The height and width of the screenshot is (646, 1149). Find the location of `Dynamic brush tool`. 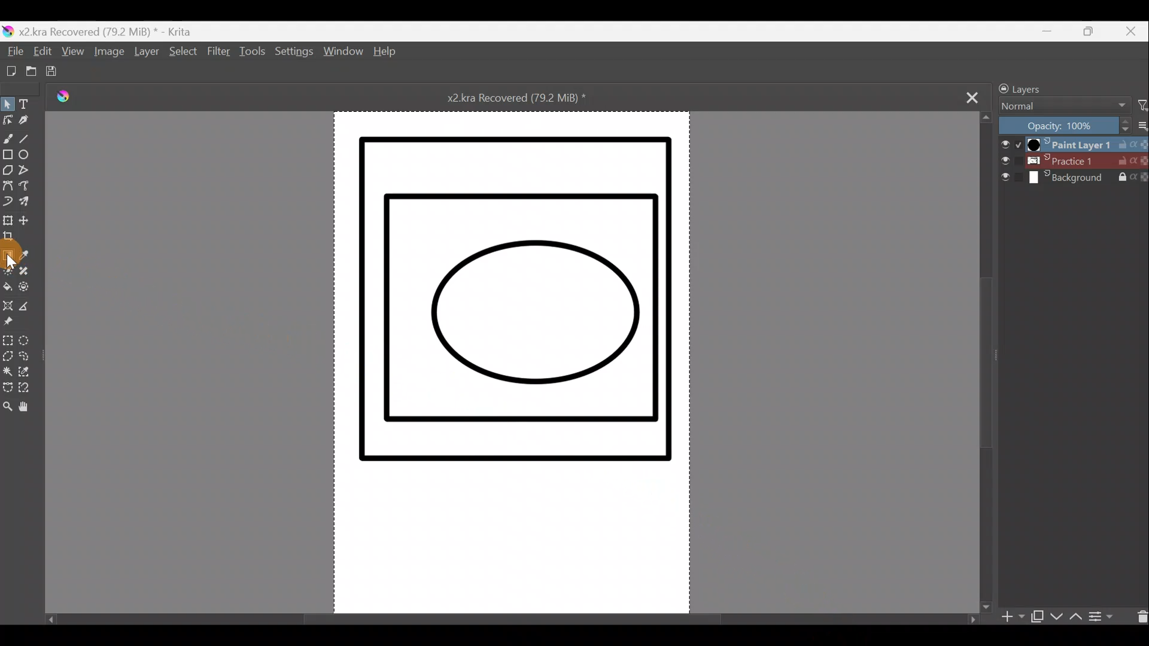

Dynamic brush tool is located at coordinates (8, 202).